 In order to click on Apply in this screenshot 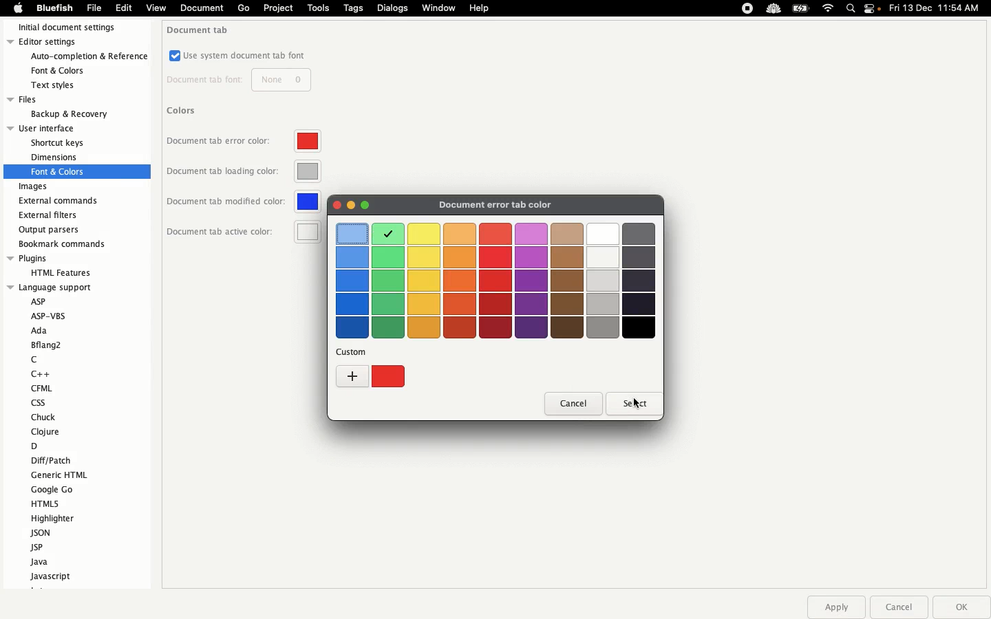, I will do `click(835, 607)`.